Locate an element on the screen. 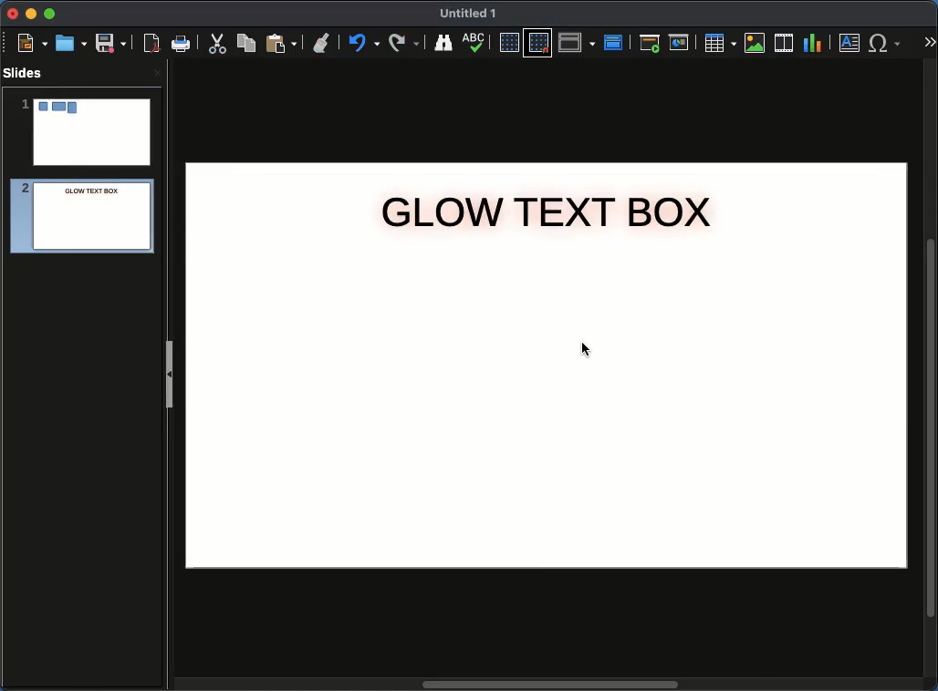 The image size is (938, 691). Display grid is located at coordinates (508, 44).